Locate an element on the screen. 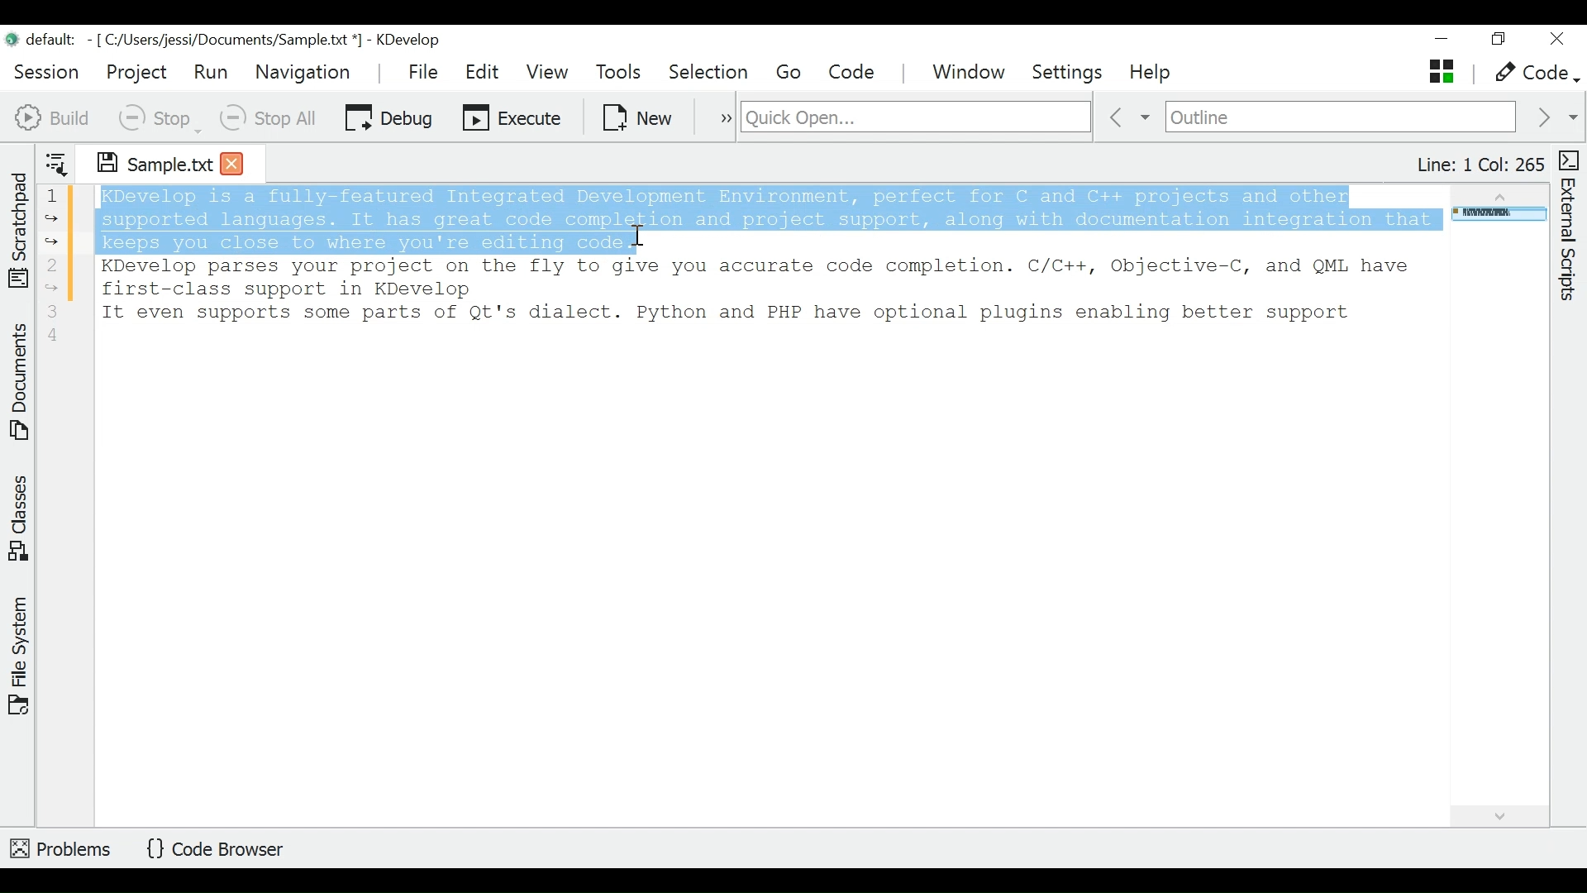 The height and width of the screenshot is (893, 1587). Close tab is located at coordinates (232, 162).